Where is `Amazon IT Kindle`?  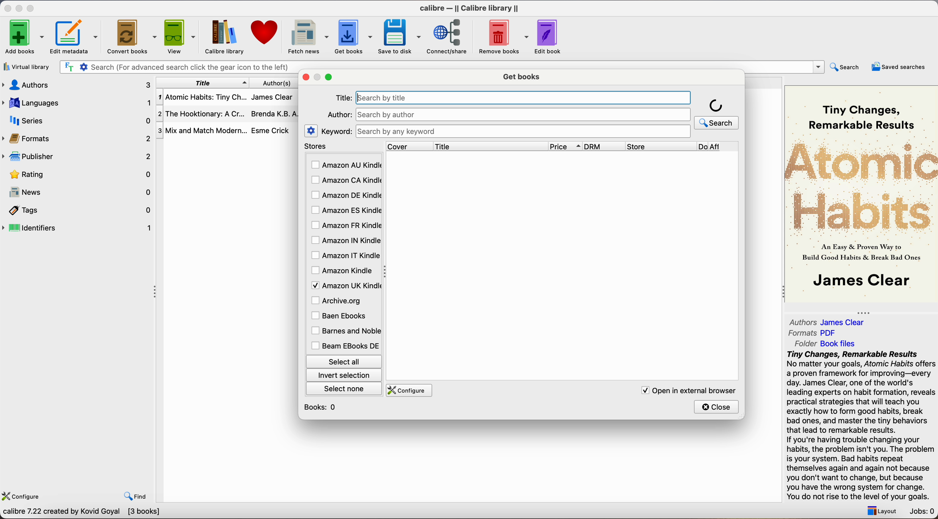
Amazon IT Kindle is located at coordinates (346, 256).